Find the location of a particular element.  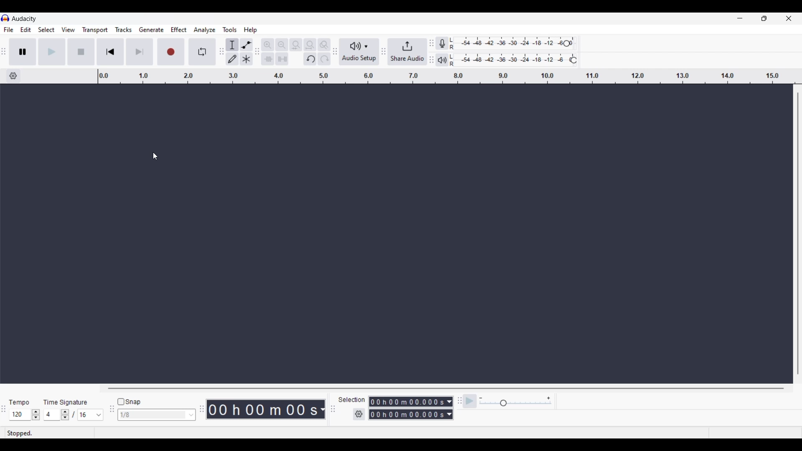

Text is located at coordinates (20, 403).